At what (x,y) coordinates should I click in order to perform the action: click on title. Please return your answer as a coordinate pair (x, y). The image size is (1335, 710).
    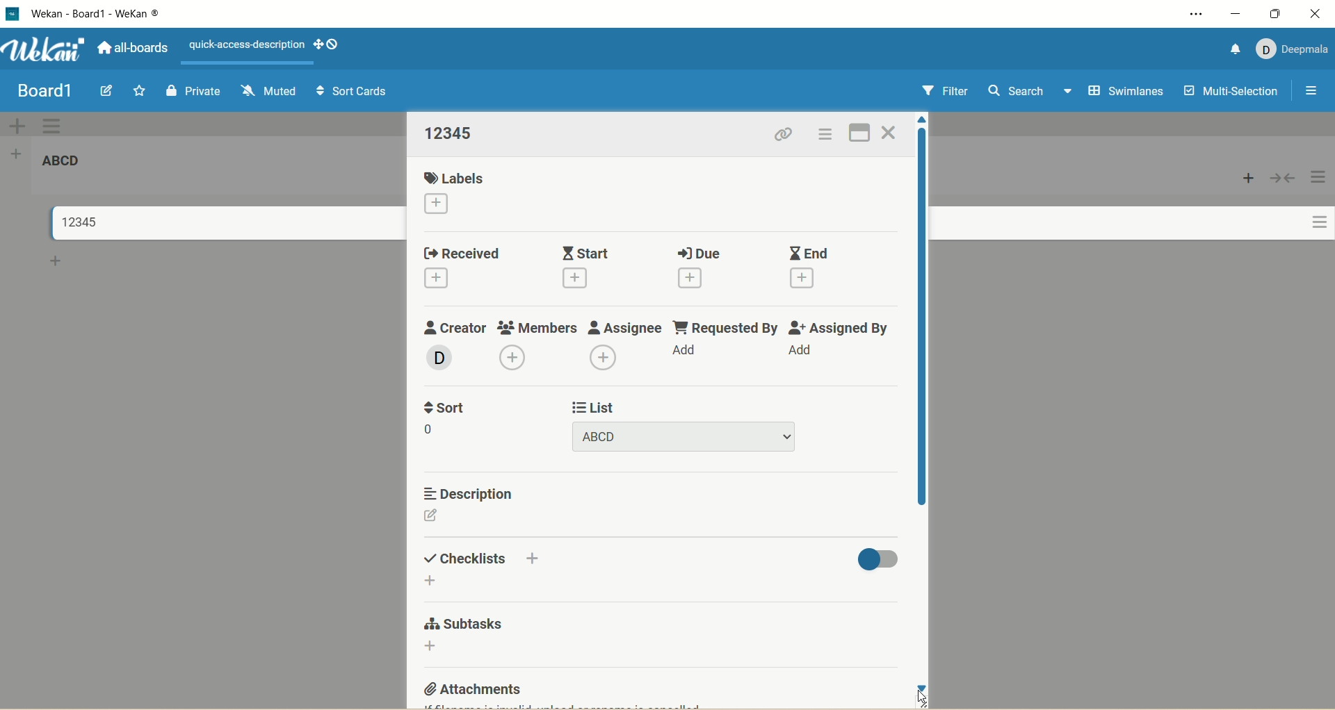
    Looking at the image, I should click on (120, 14).